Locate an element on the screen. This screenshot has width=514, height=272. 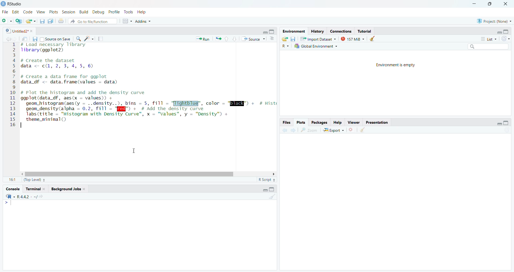
Console is located at coordinates (13, 188).